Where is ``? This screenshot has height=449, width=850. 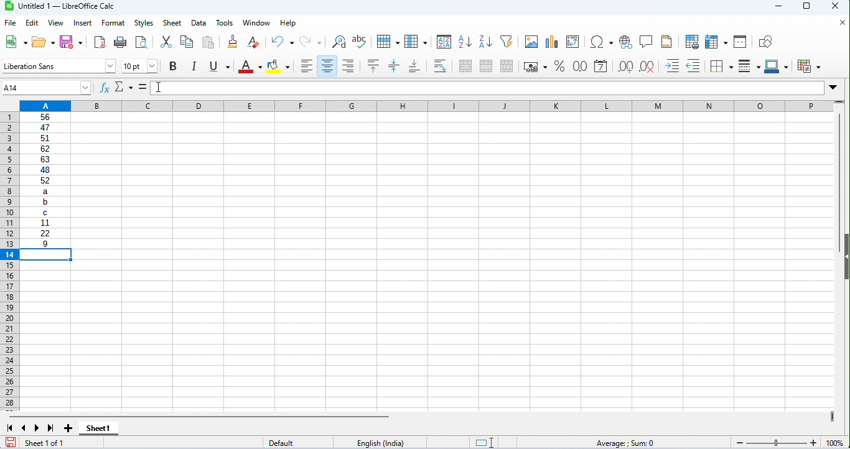
 is located at coordinates (625, 42).